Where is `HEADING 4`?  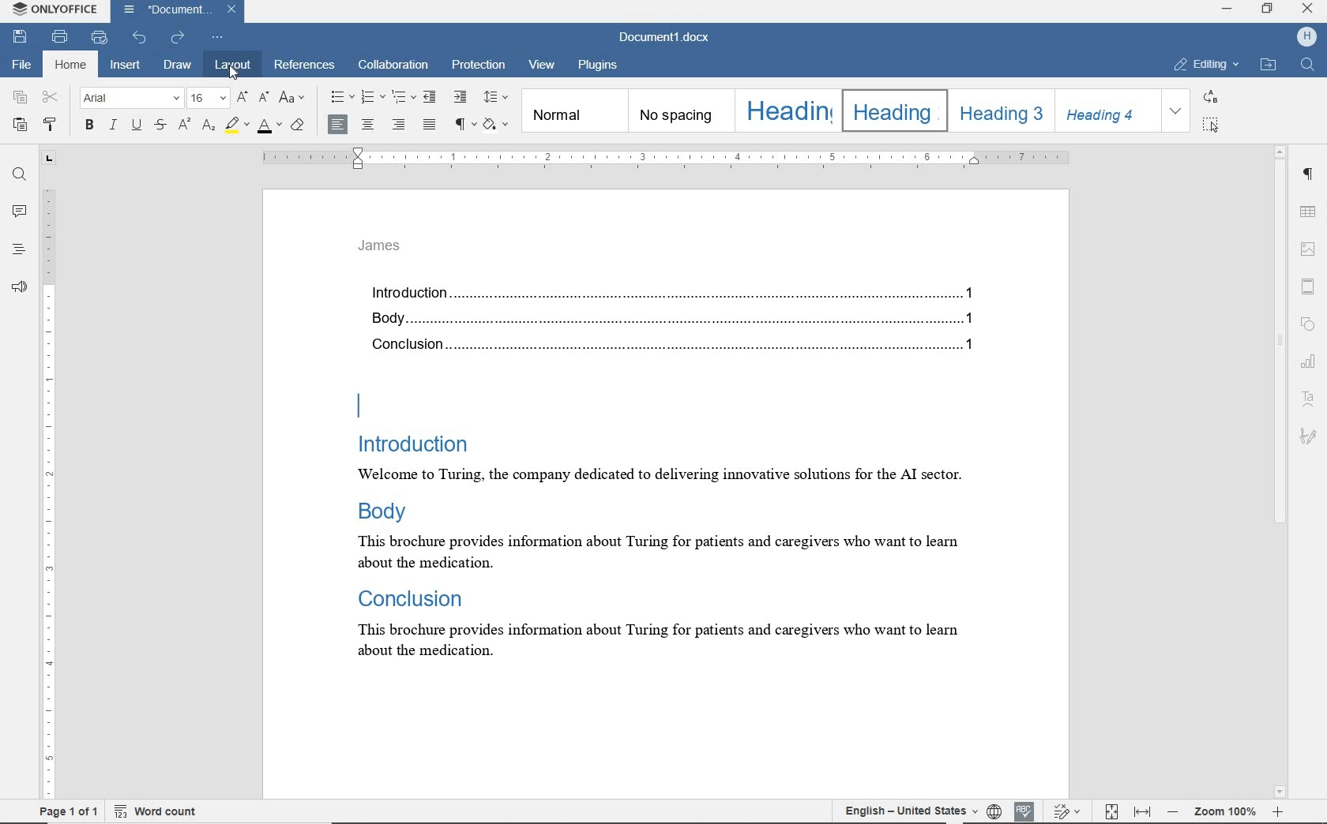
HEADING 4 is located at coordinates (1107, 110).